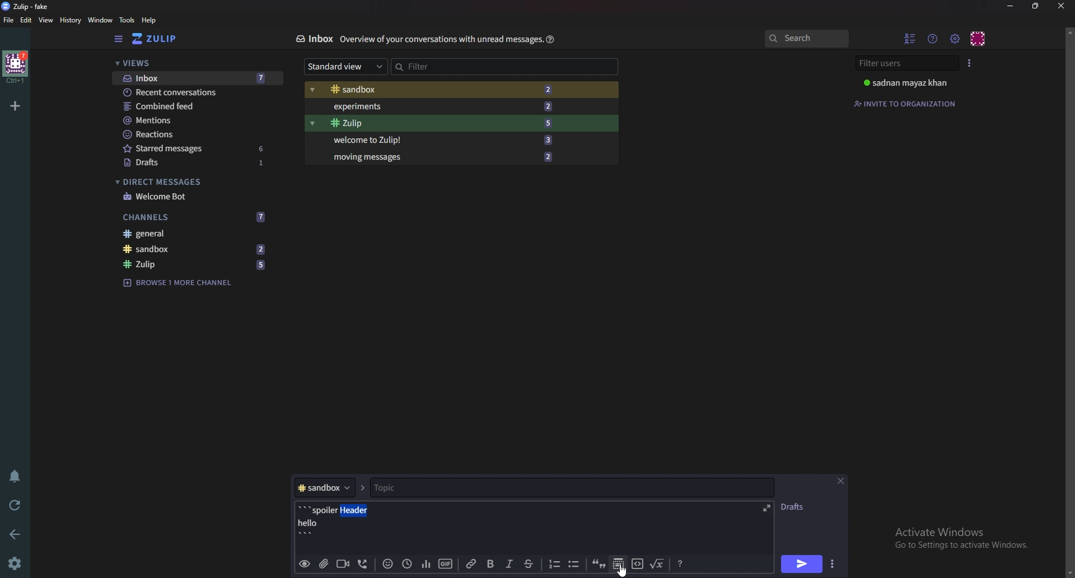 The height and width of the screenshot is (578, 1075). What do you see at coordinates (196, 217) in the screenshot?
I see `Channels 7` at bounding box center [196, 217].